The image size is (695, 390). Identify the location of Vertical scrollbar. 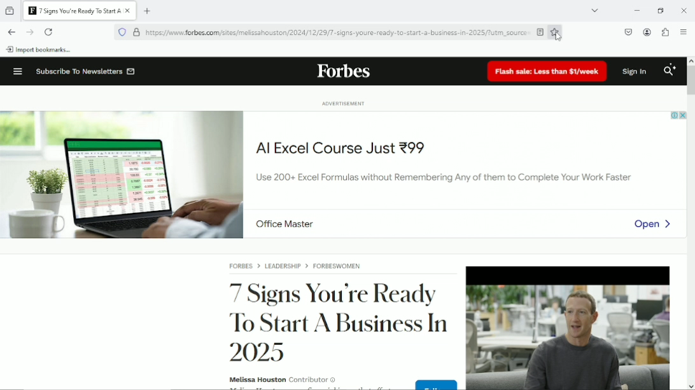
(691, 72).